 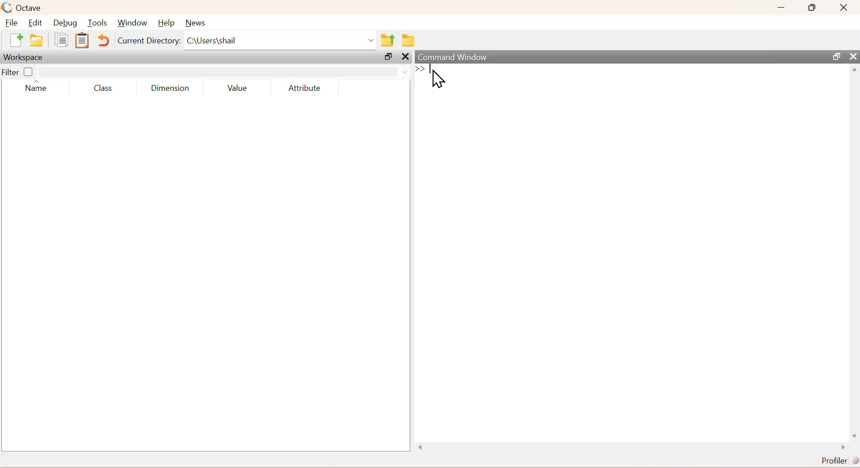 What do you see at coordinates (102, 41) in the screenshot?
I see `Undo` at bounding box center [102, 41].